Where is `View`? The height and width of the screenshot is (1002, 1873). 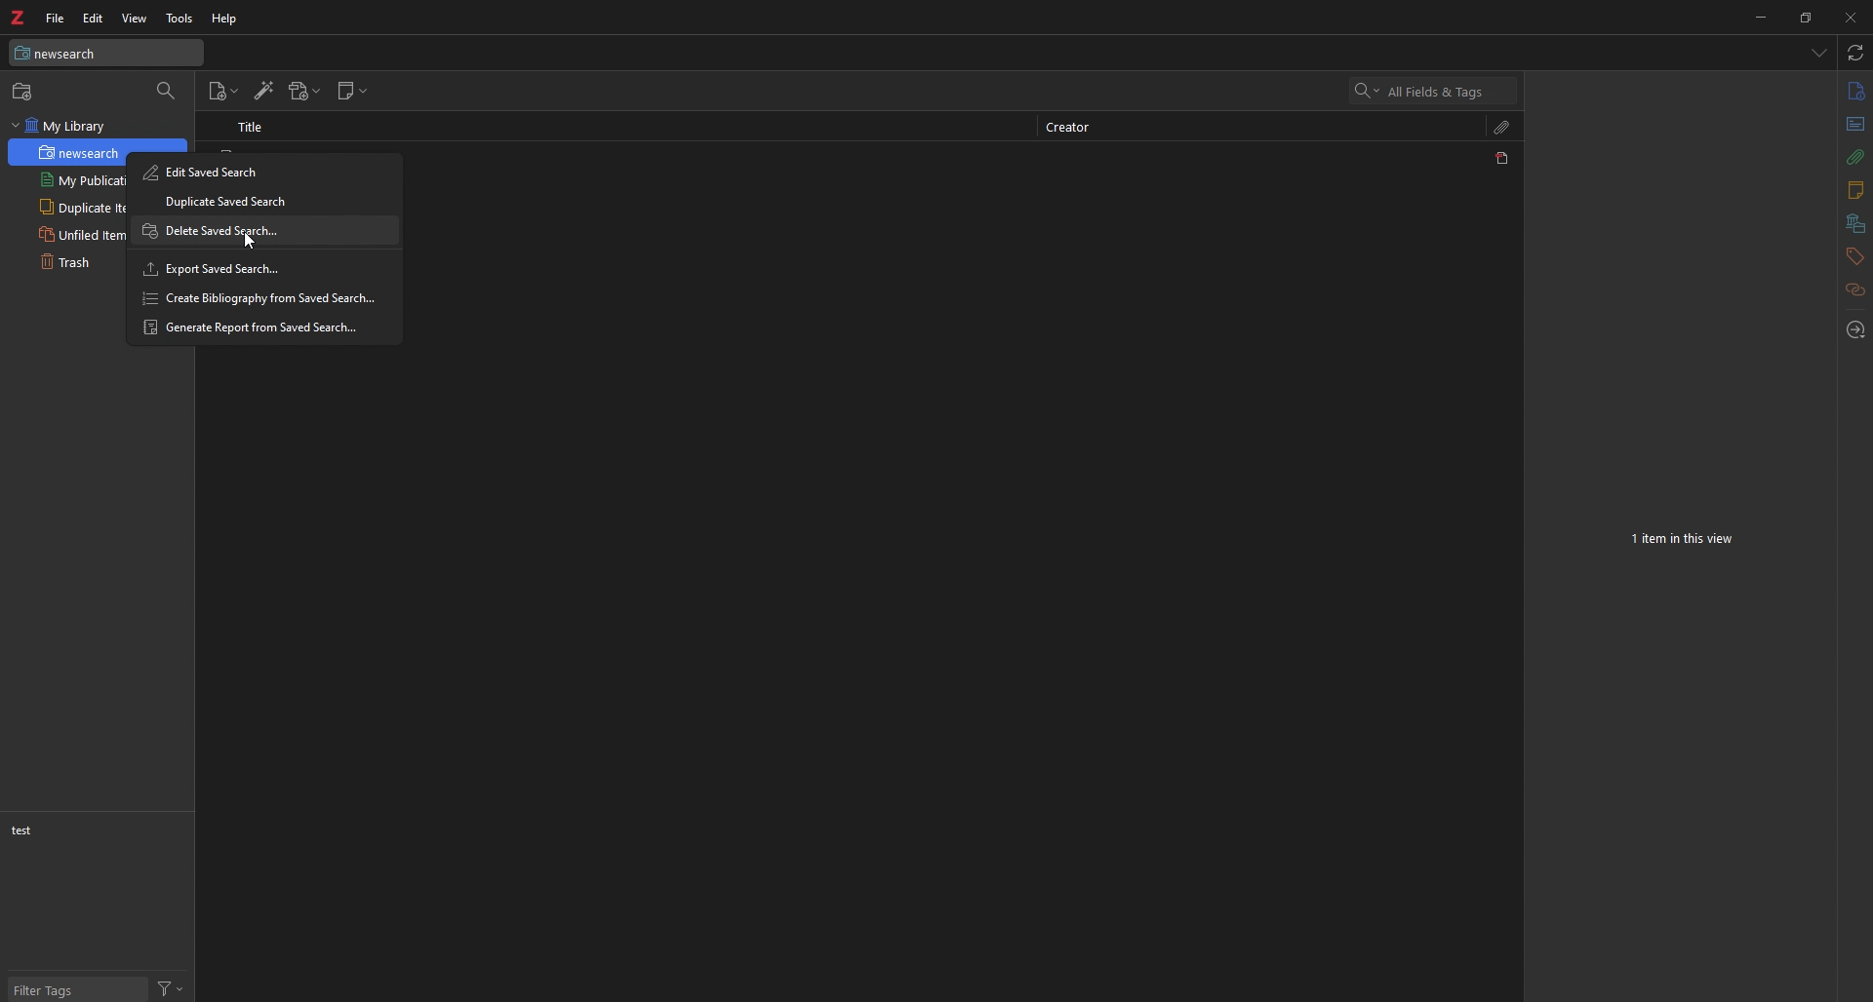
View is located at coordinates (135, 18).